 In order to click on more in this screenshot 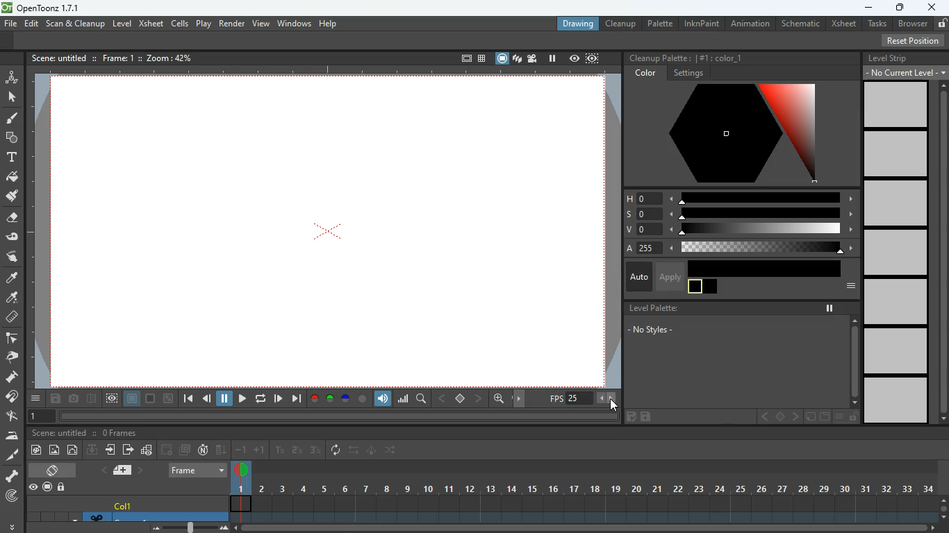, I will do `click(845, 287)`.